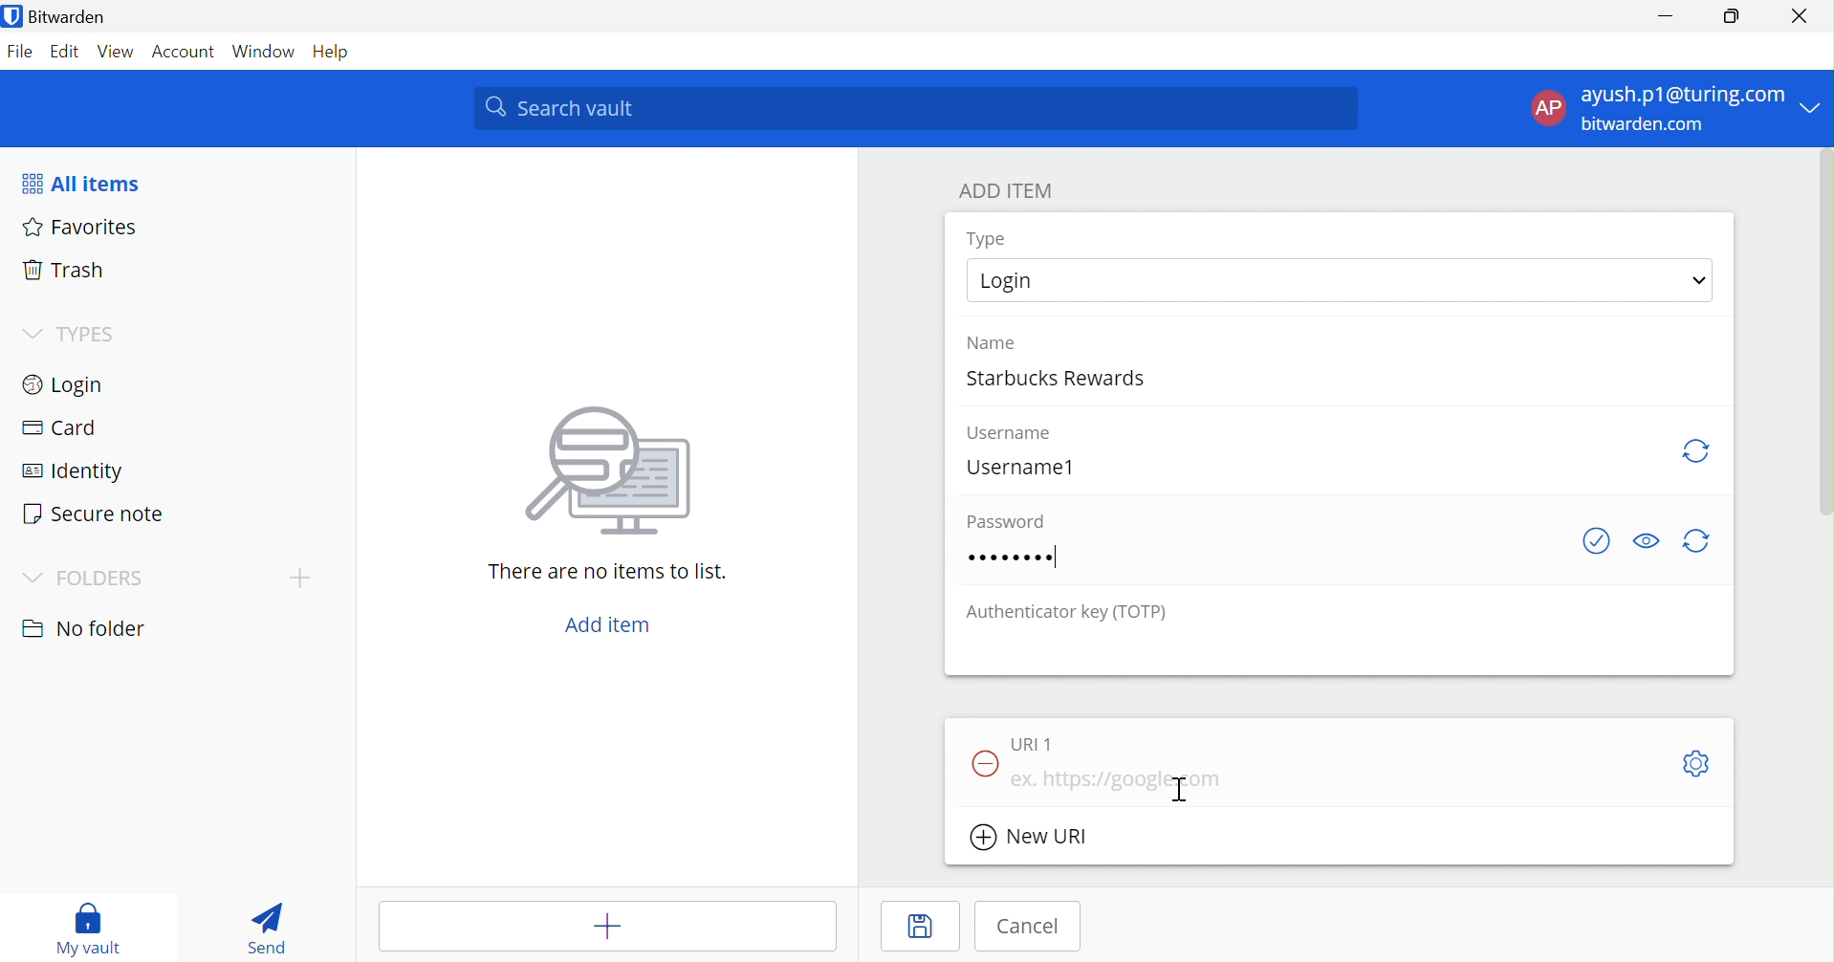 The width and height of the screenshot is (1834, 962). What do you see at coordinates (72, 473) in the screenshot?
I see `Identify` at bounding box center [72, 473].